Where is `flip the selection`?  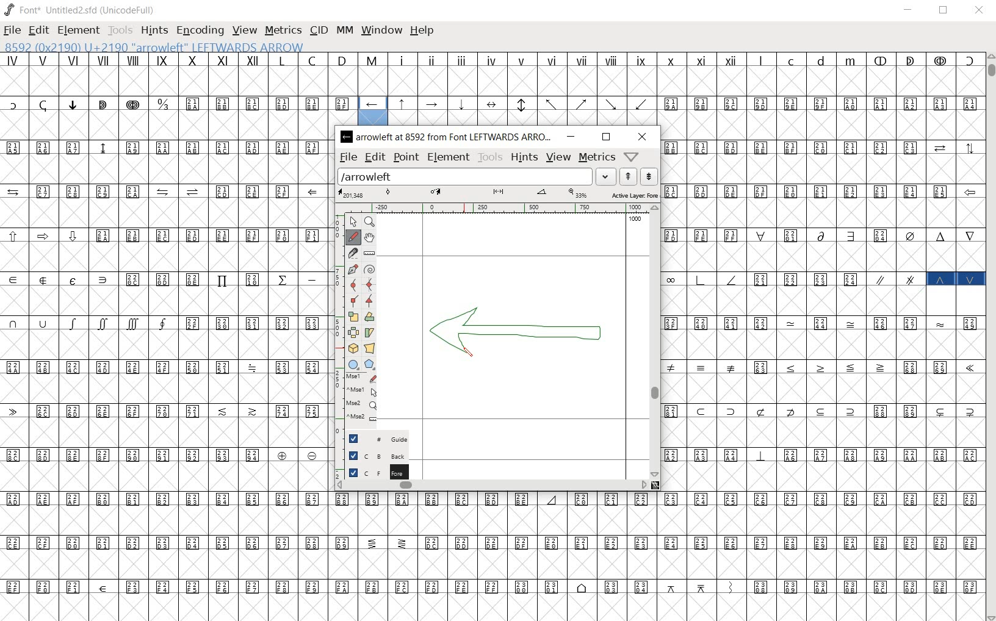
flip the selection is located at coordinates (353, 332).